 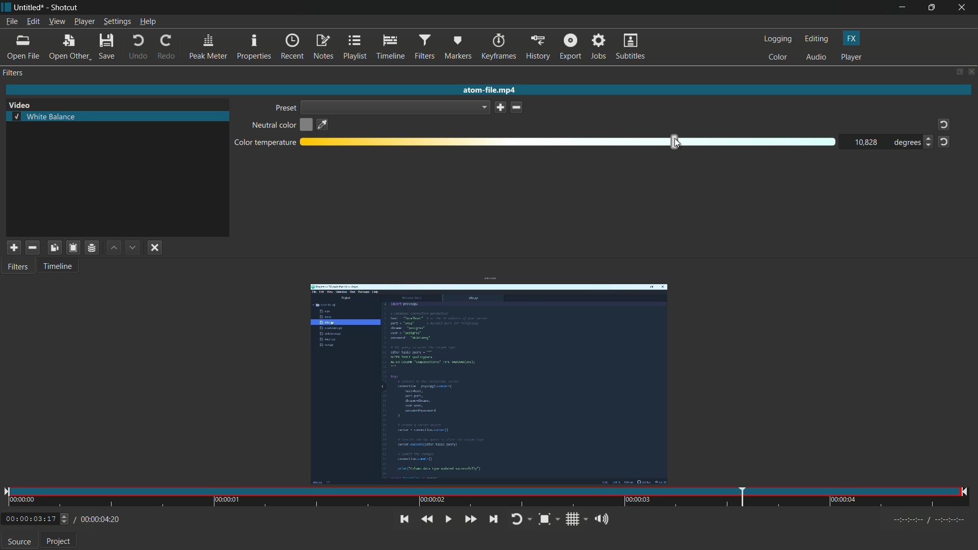 I want to click on quickly play forward, so click(x=470, y=519).